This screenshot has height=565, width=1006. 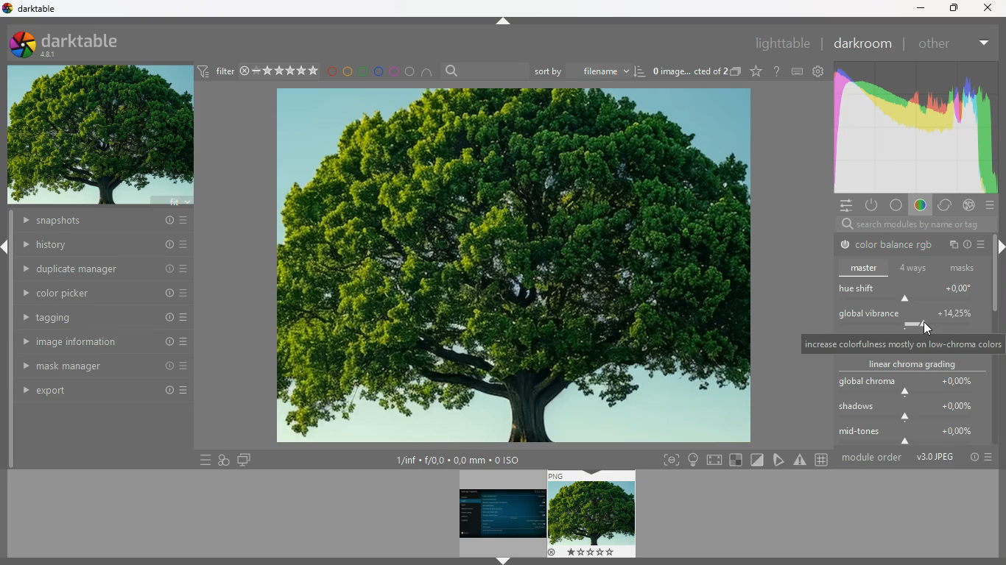 What do you see at coordinates (817, 71) in the screenshot?
I see `settings` at bounding box center [817, 71].